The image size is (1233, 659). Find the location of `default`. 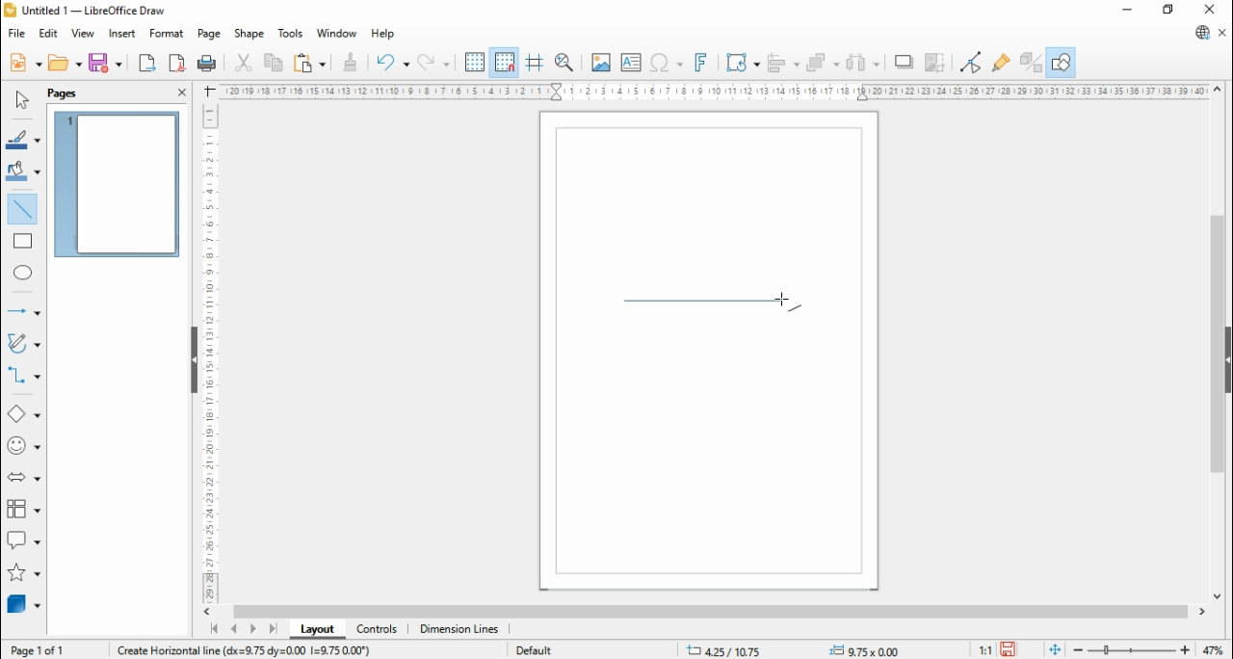

default is located at coordinates (535, 650).